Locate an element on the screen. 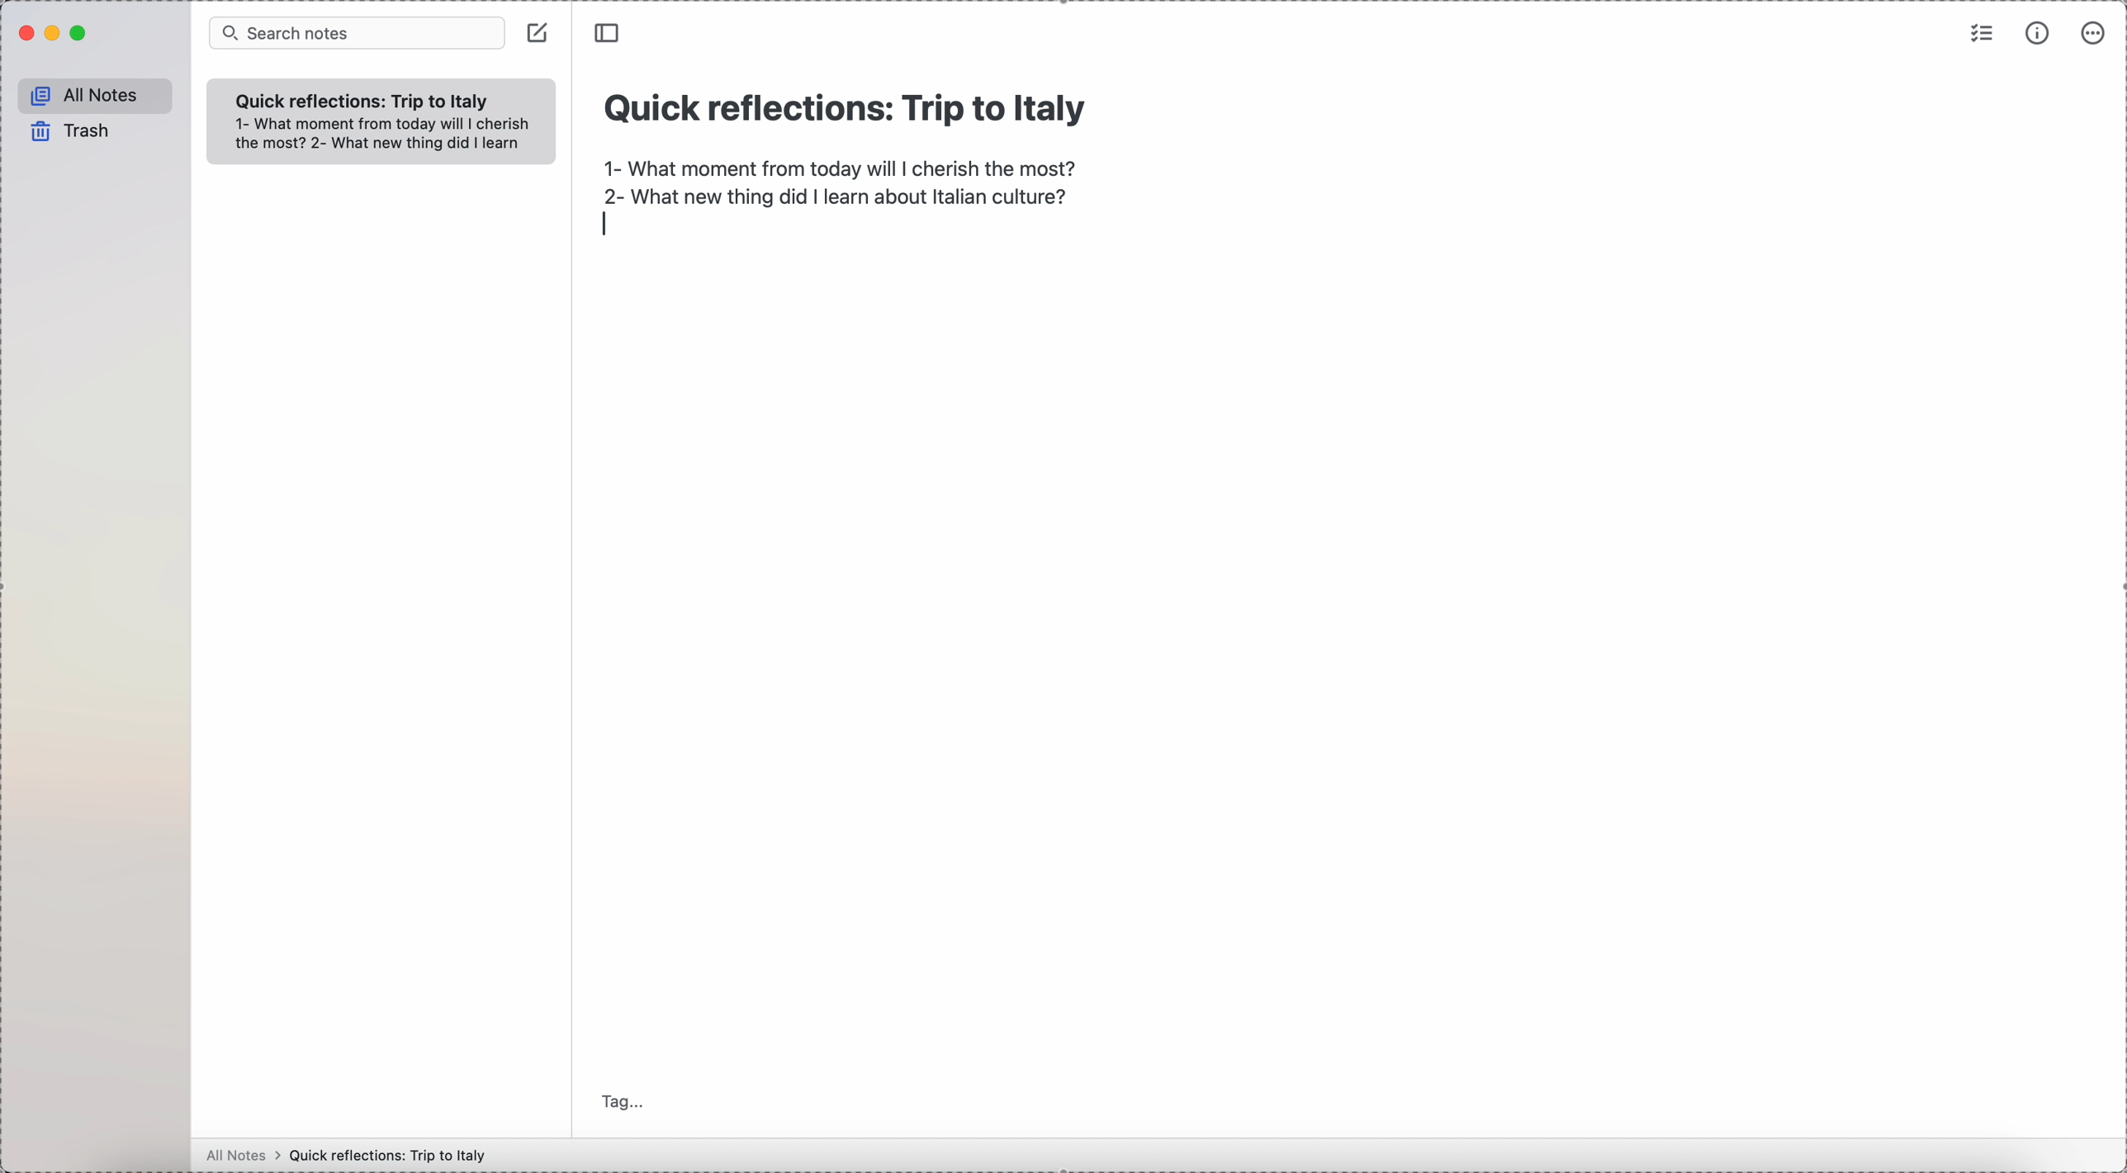  2- What new thing did I learn about Italian culture? is located at coordinates (836, 196).